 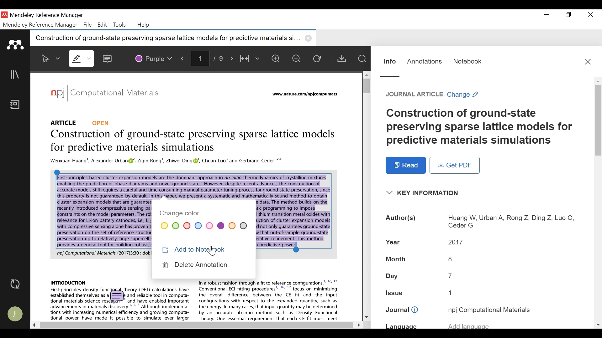 I want to click on Select, so click(x=51, y=59).